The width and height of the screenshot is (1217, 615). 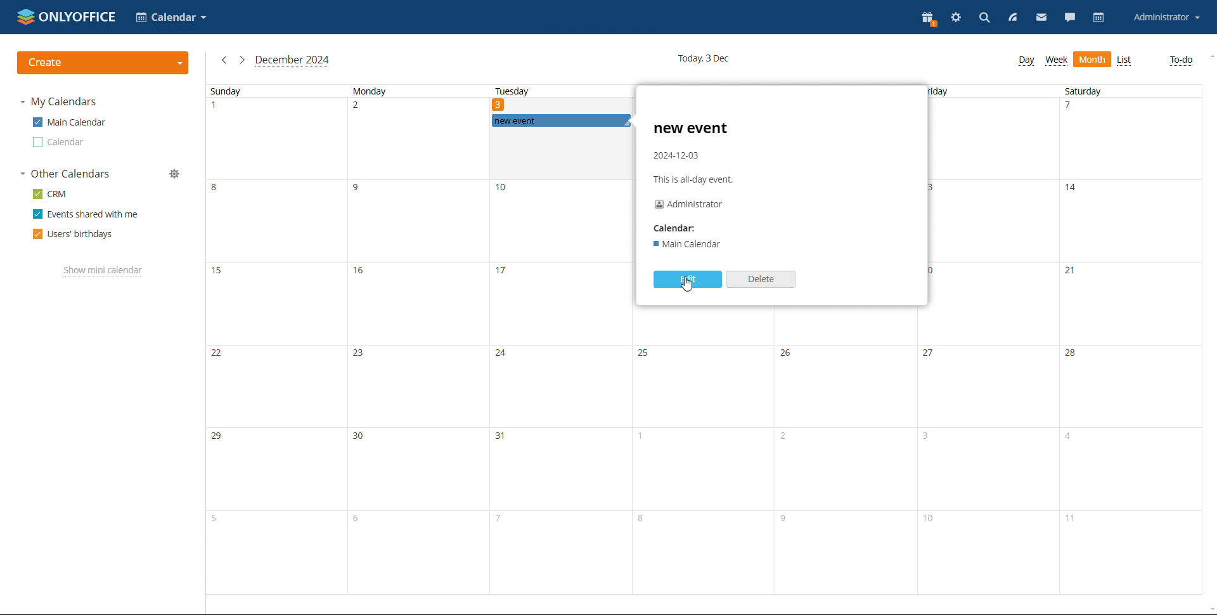 What do you see at coordinates (293, 61) in the screenshot?
I see `this month` at bounding box center [293, 61].